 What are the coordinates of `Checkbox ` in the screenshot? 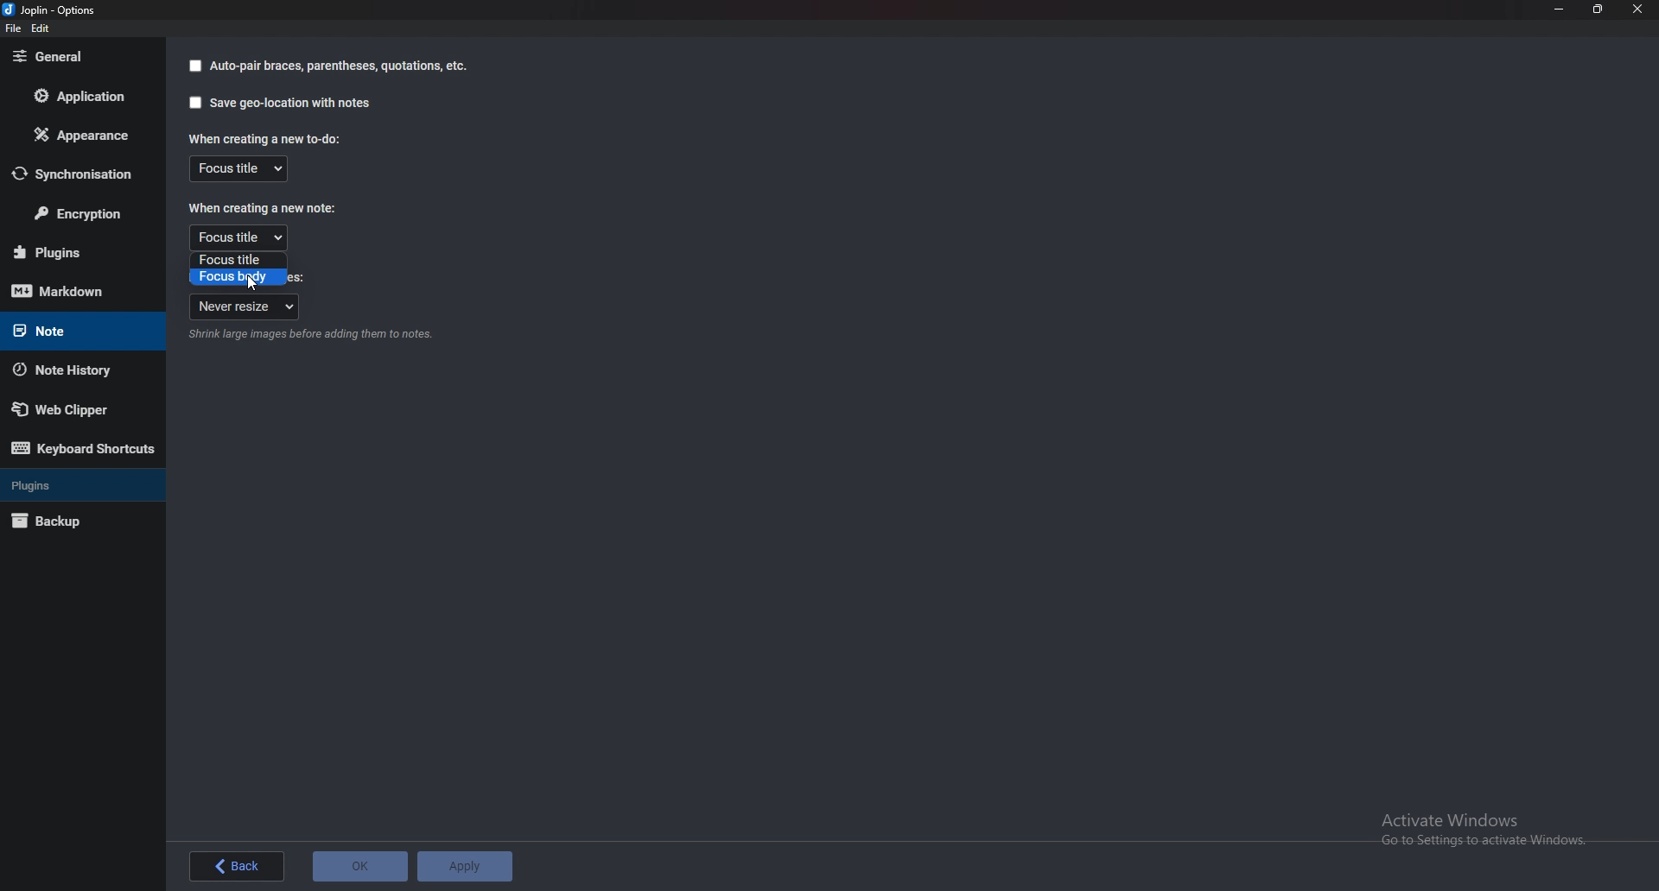 It's located at (192, 103).